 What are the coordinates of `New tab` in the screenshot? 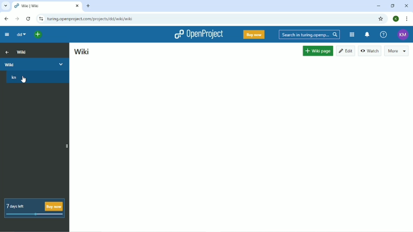 It's located at (88, 6).